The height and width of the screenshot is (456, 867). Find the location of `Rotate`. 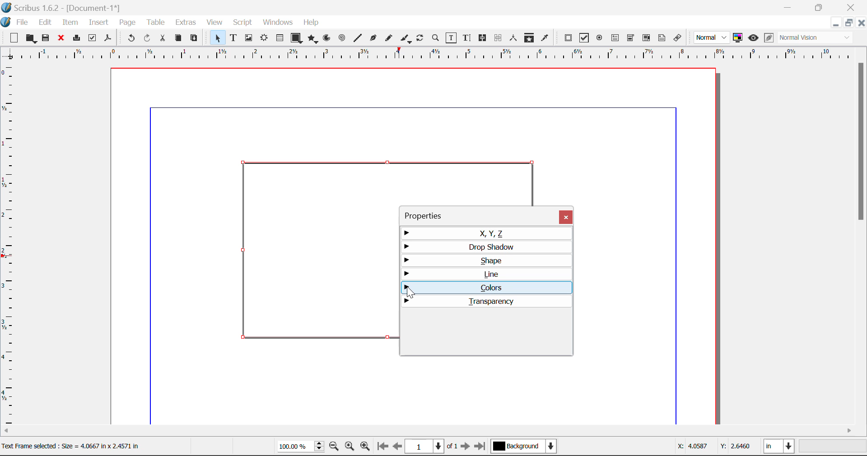

Rotate is located at coordinates (420, 37).